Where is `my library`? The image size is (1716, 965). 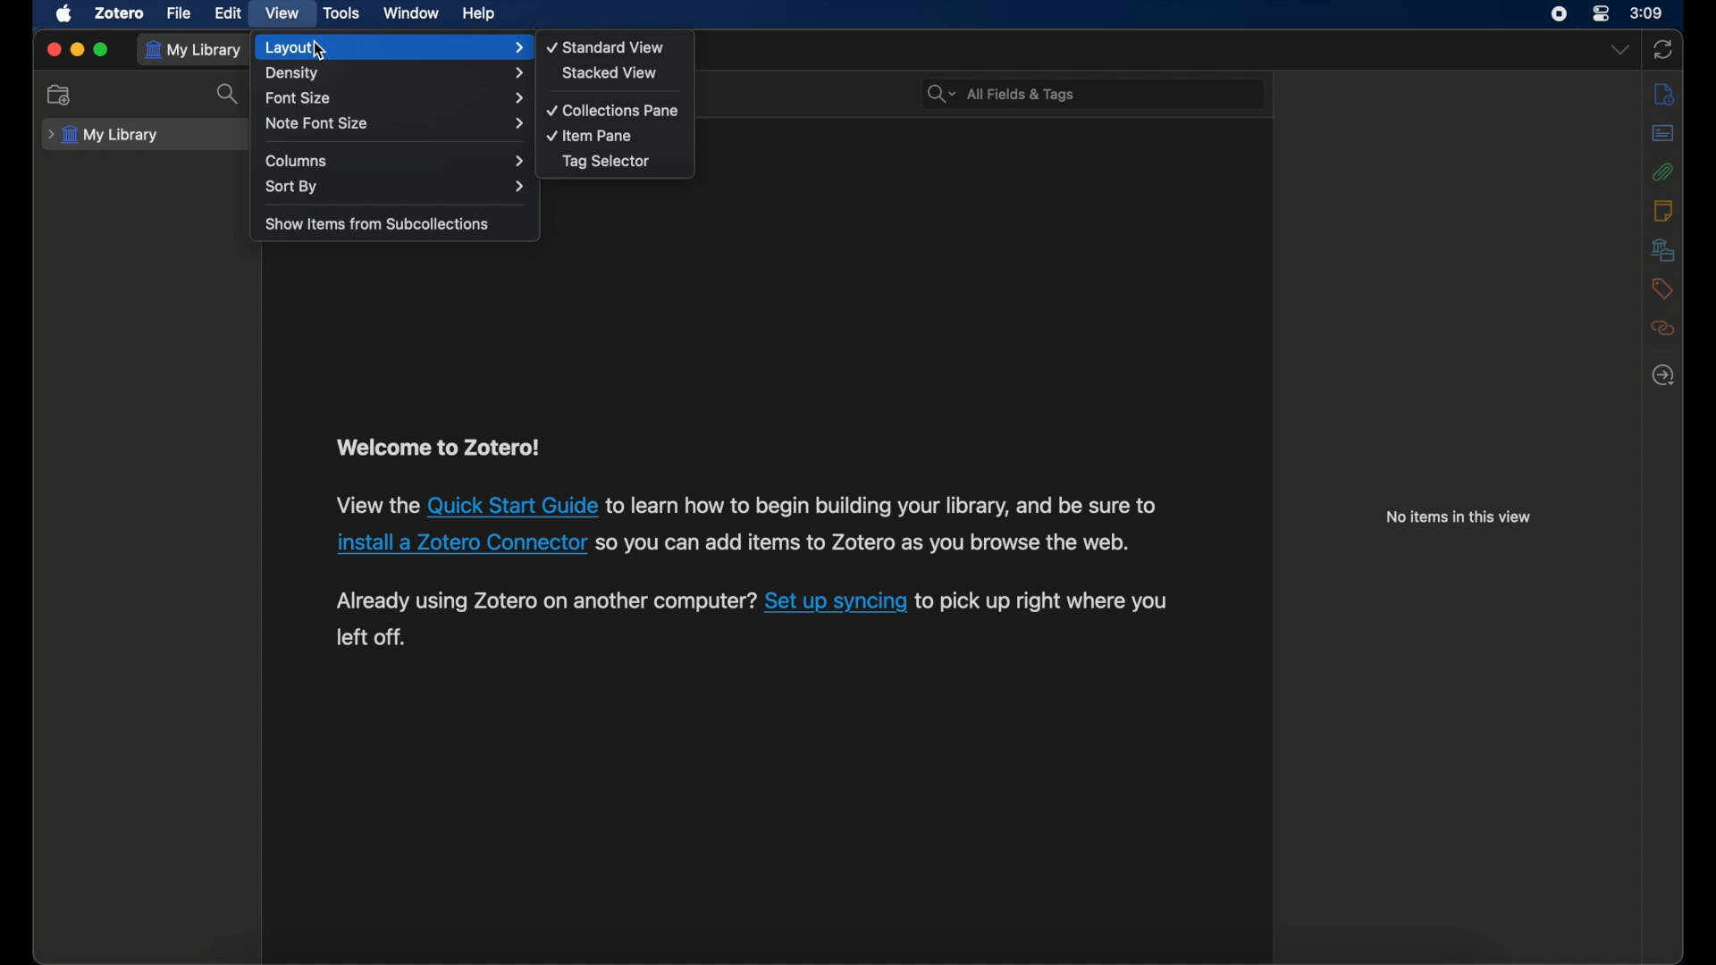 my library is located at coordinates (104, 135).